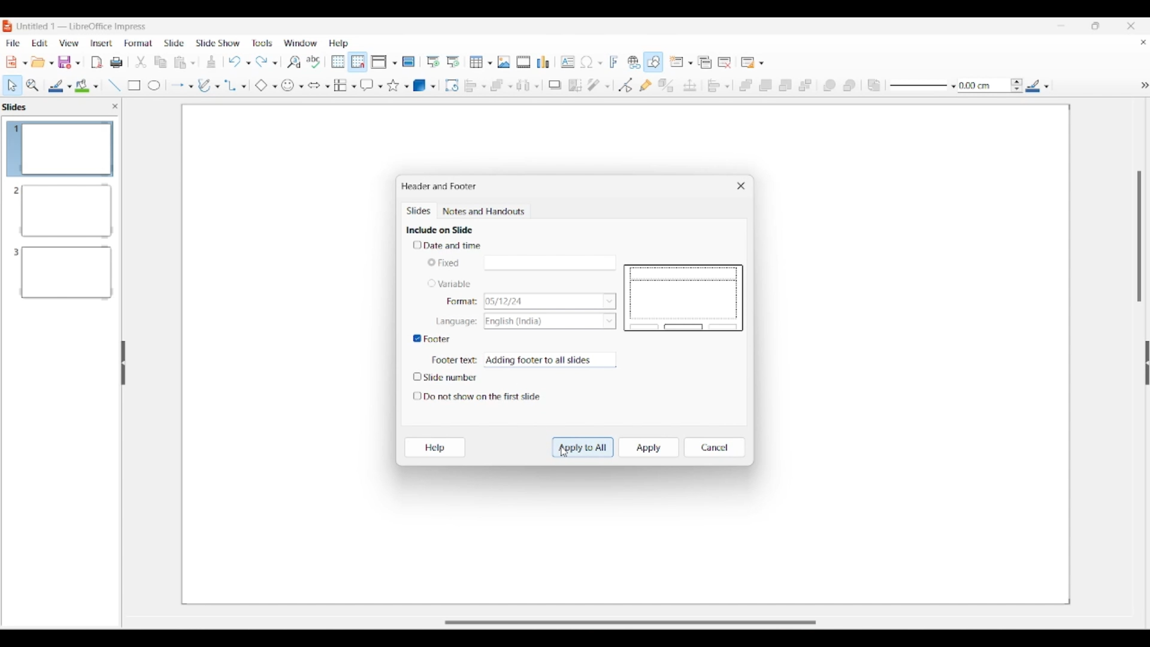  I want to click on Notes and handouts tab, so click(485, 211).